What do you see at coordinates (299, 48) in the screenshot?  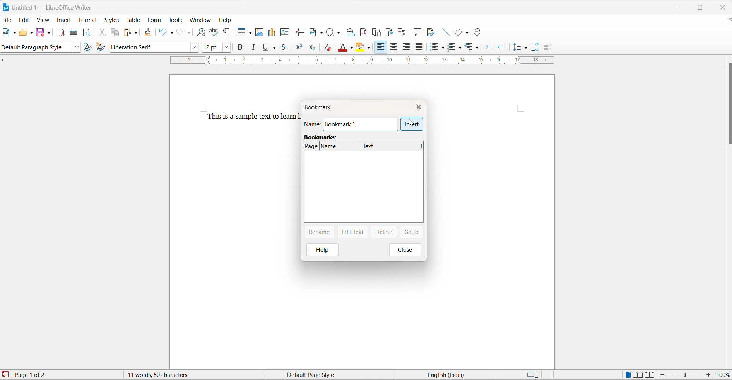 I see `superscript` at bounding box center [299, 48].